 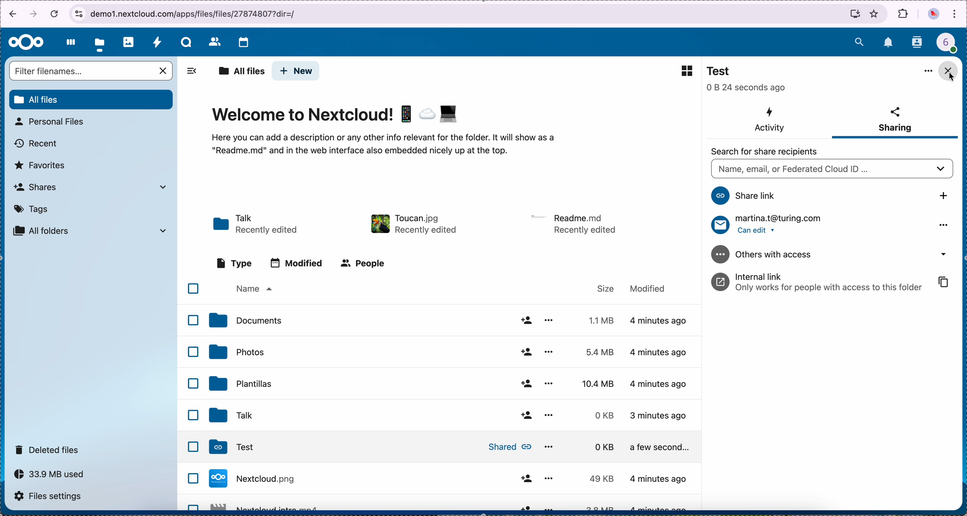 I want to click on recent, so click(x=37, y=144).